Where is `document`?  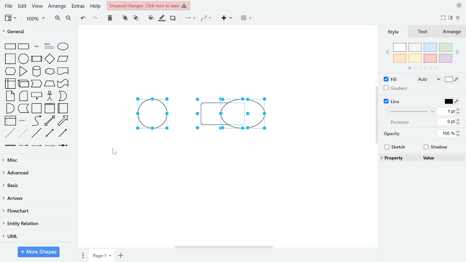 document is located at coordinates (63, 71).